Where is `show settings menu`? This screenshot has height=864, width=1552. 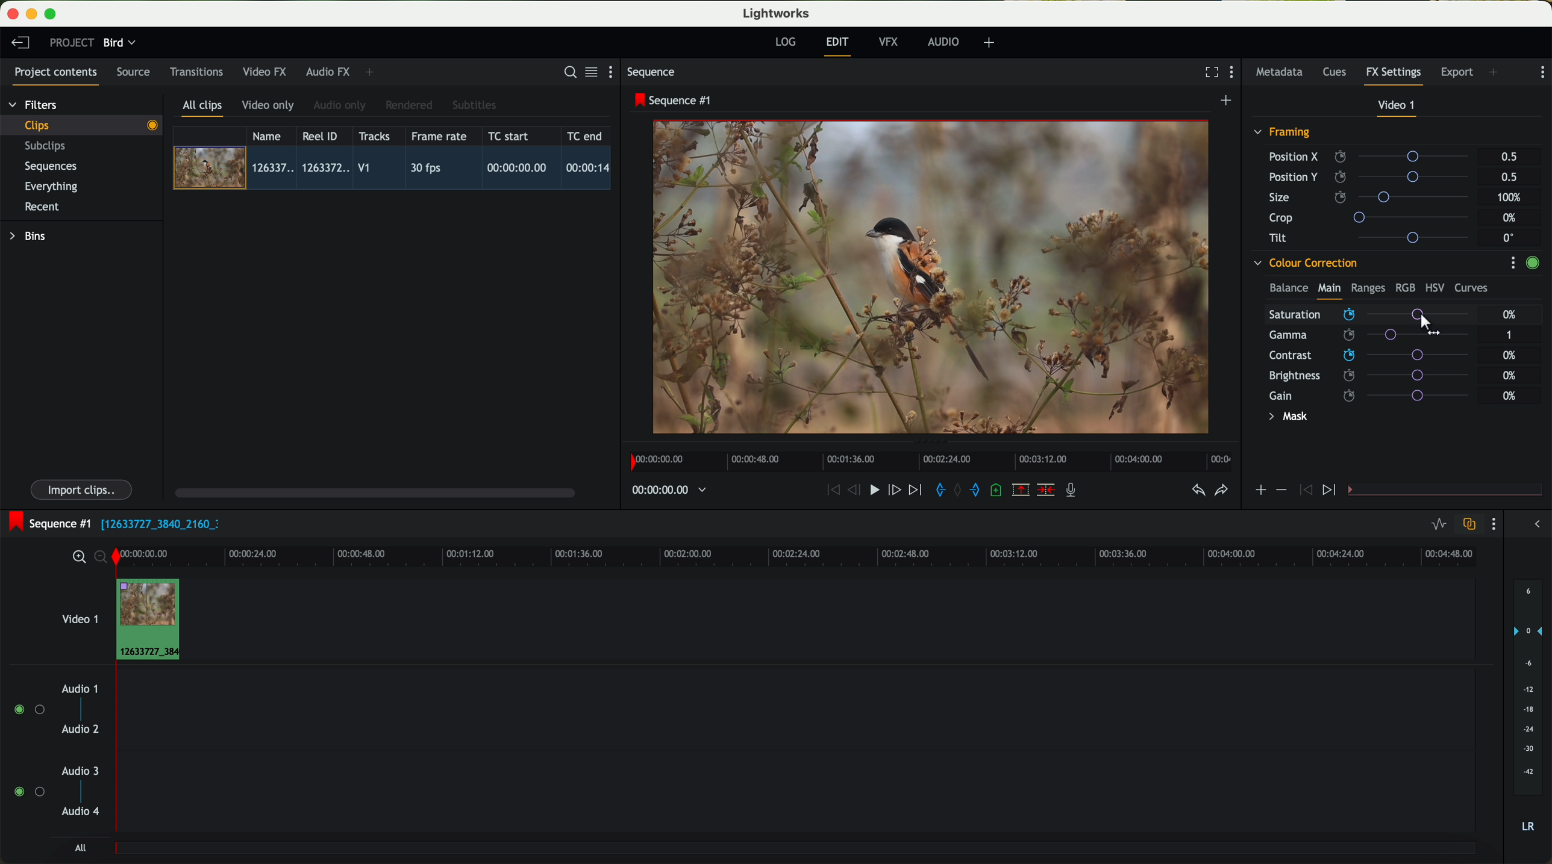 show settings menu is located at coordinates (1234, 73).